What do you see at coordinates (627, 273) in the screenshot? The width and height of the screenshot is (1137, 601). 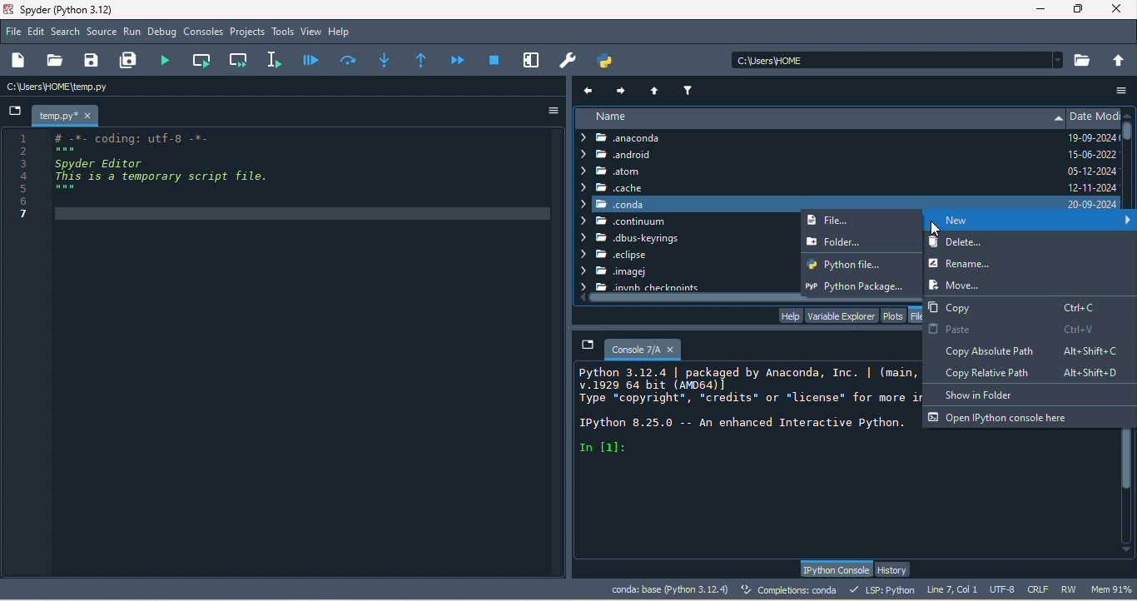 I see `imagej` at bounding box center [627, 273].